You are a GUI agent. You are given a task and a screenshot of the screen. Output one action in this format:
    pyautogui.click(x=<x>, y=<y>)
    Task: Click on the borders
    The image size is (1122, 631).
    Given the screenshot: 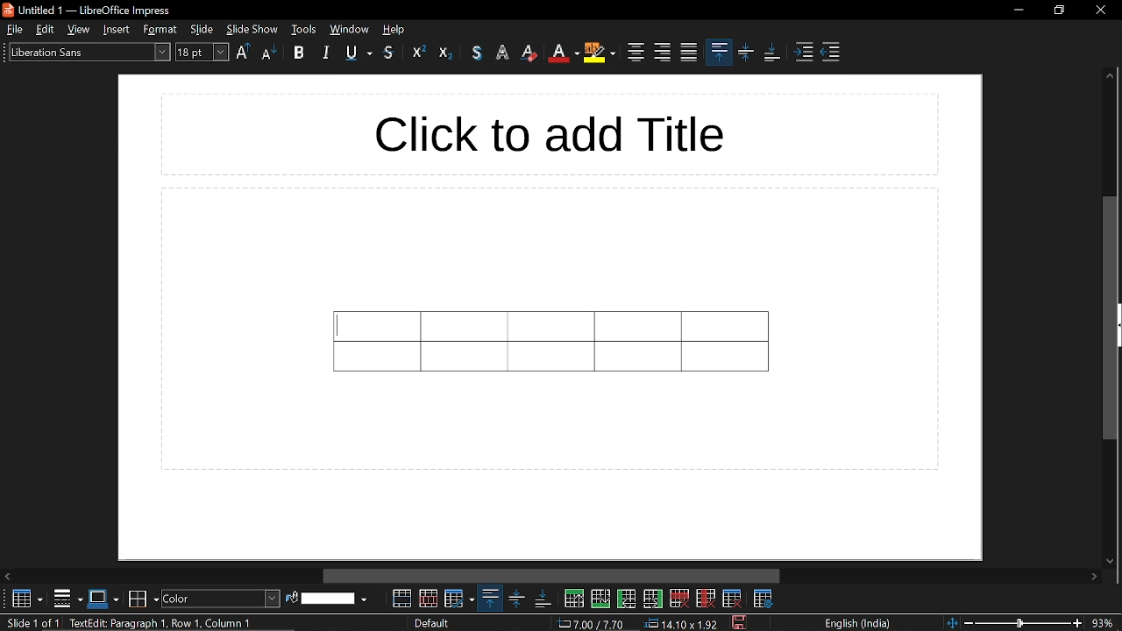 What is the action you would take?
    pyautogui.click(x=68, y=599)
    